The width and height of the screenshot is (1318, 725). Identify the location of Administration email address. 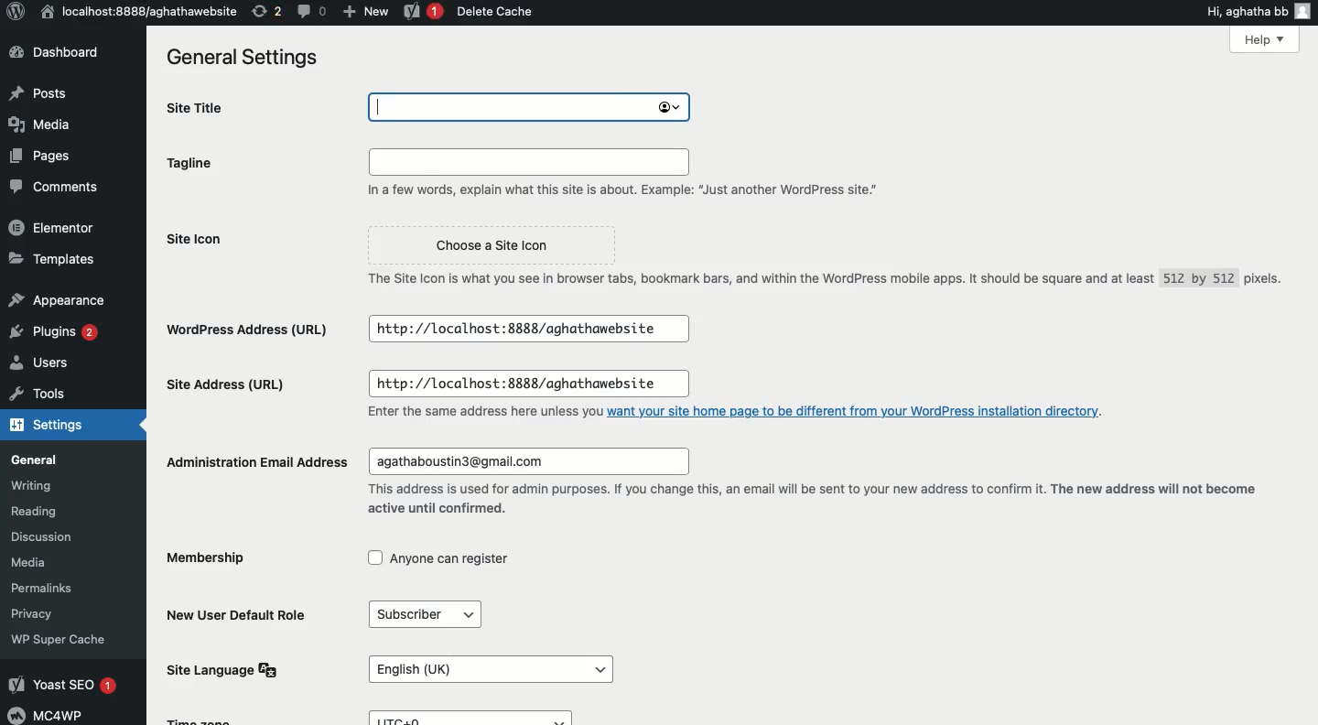
(254, 459).